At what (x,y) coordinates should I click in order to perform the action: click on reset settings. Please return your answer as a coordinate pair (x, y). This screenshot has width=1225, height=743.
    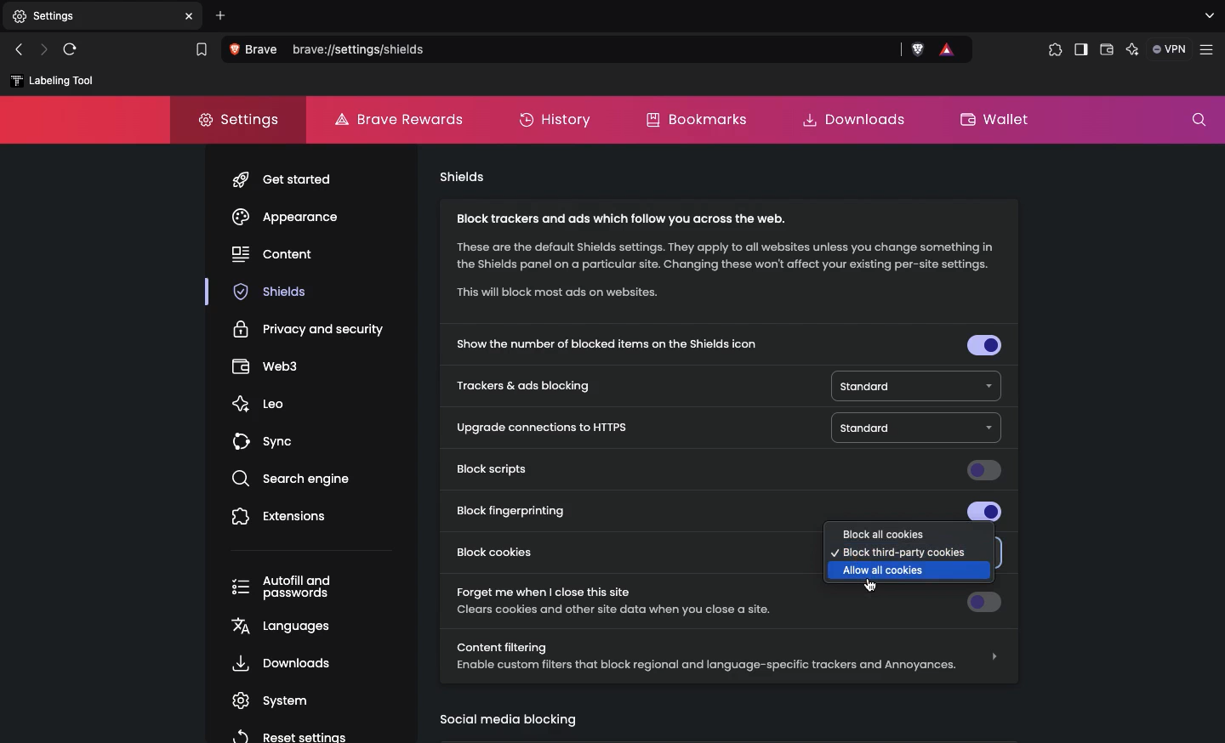
    Looking at the image, I should click on (288, 734).